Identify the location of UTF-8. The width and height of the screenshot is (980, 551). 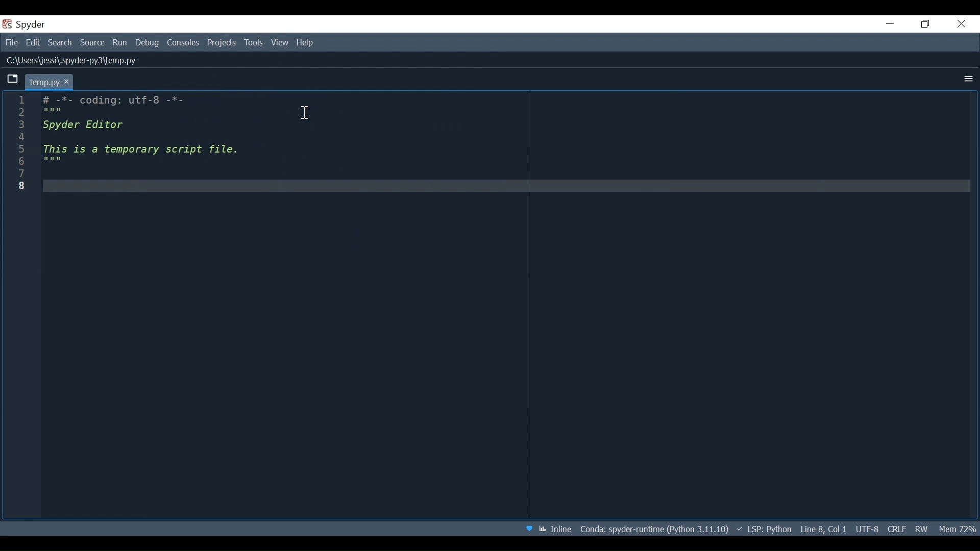
(868, 529).